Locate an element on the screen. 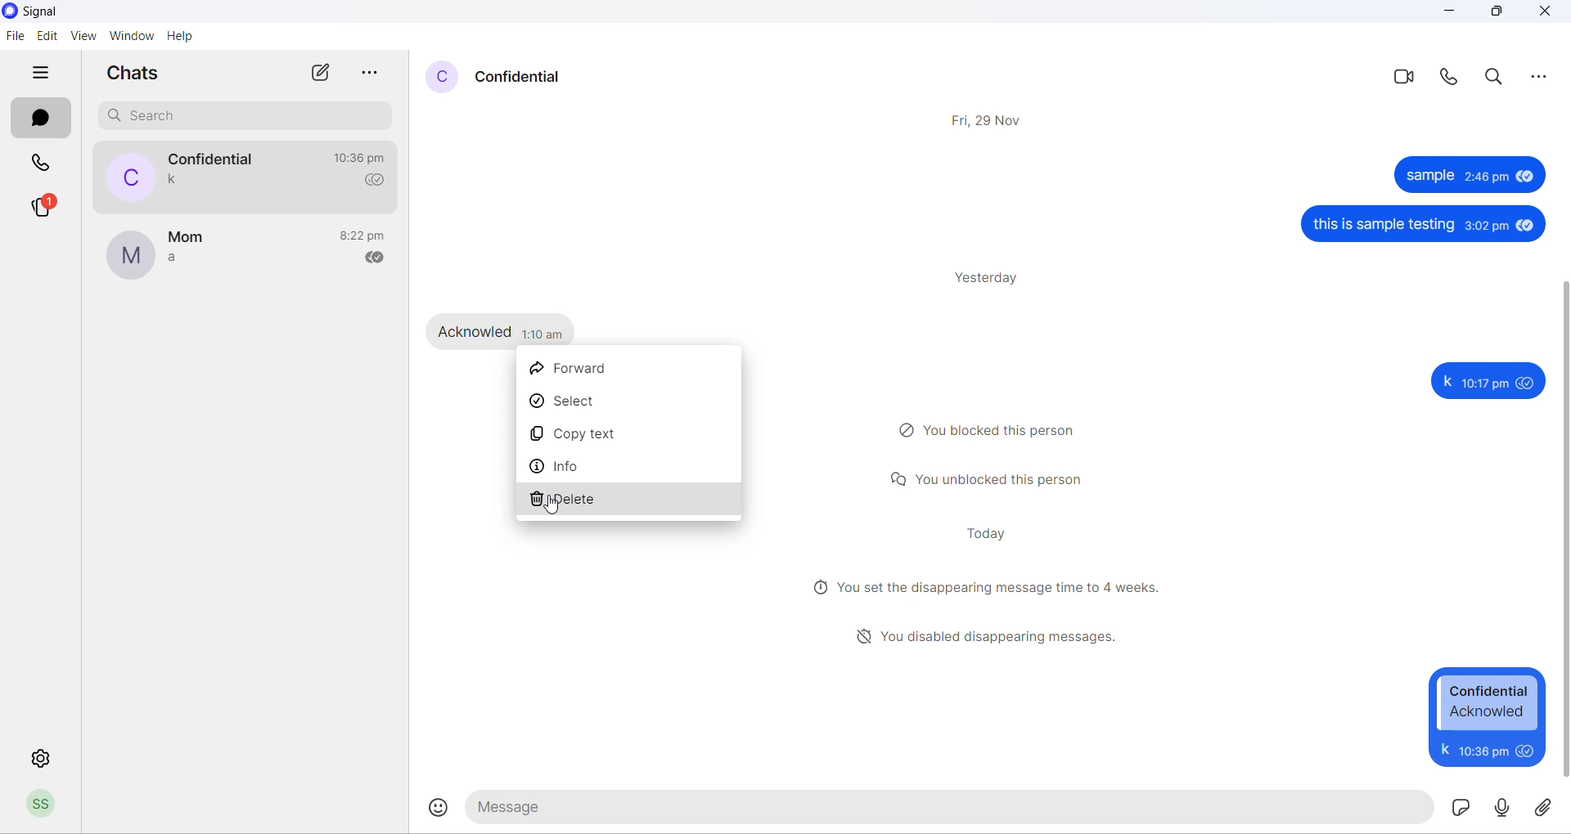 The image size is (1571, 834). close is located at coordinates (1550, 16).